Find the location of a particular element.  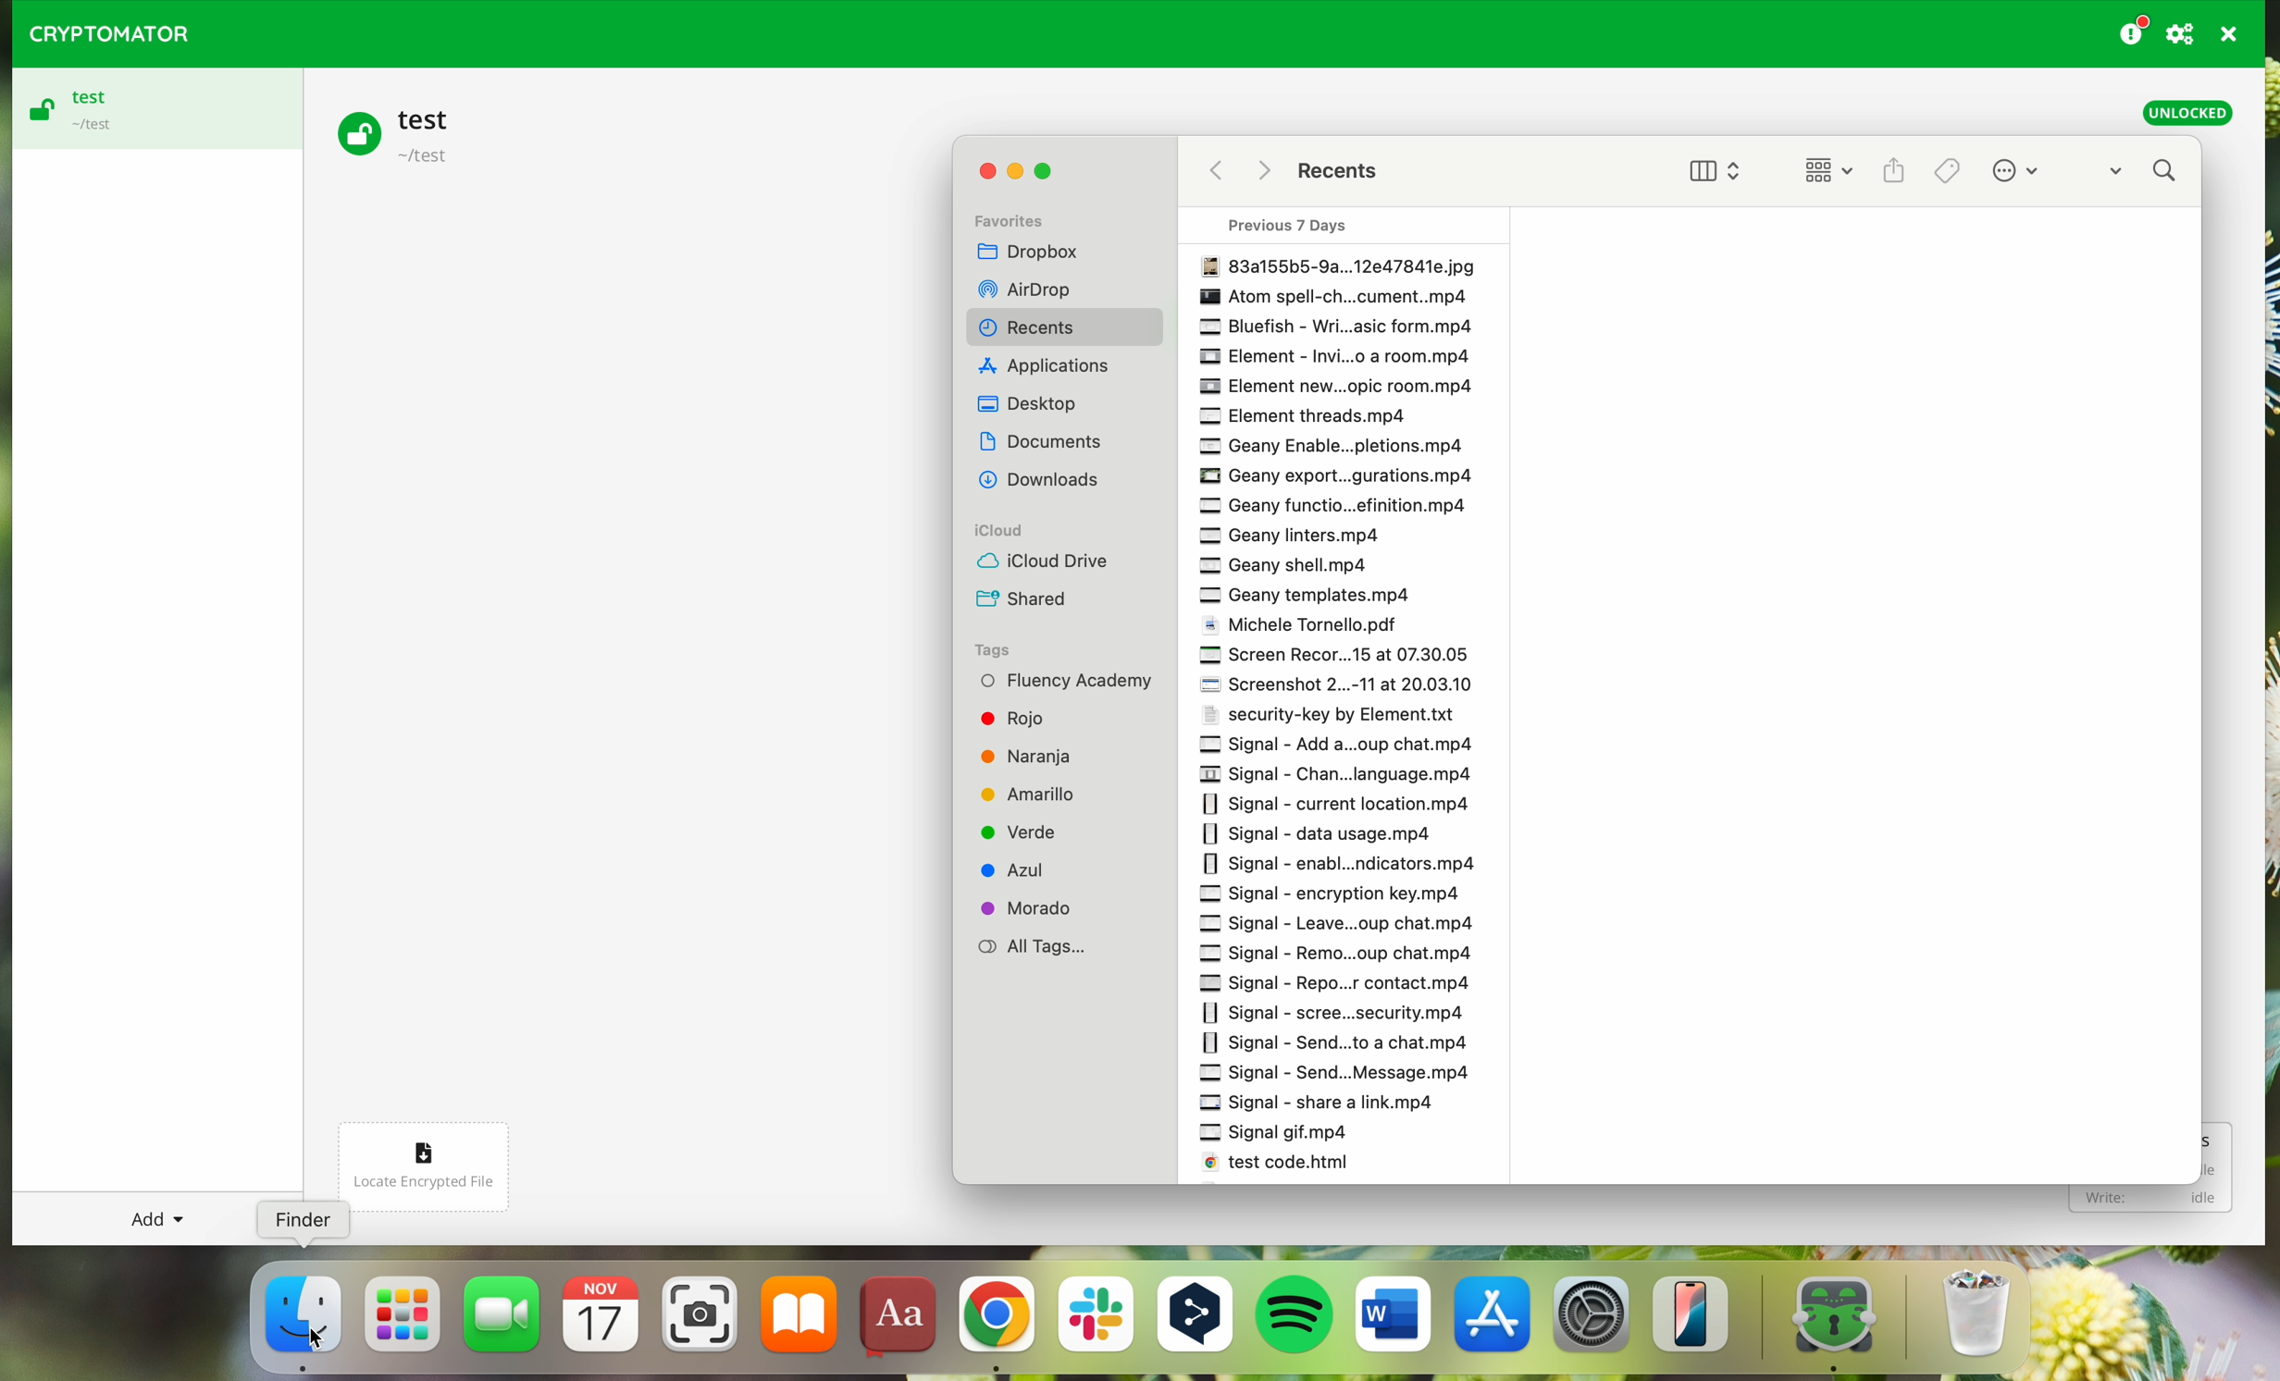

Tags is located at coordinates (1950, 175).